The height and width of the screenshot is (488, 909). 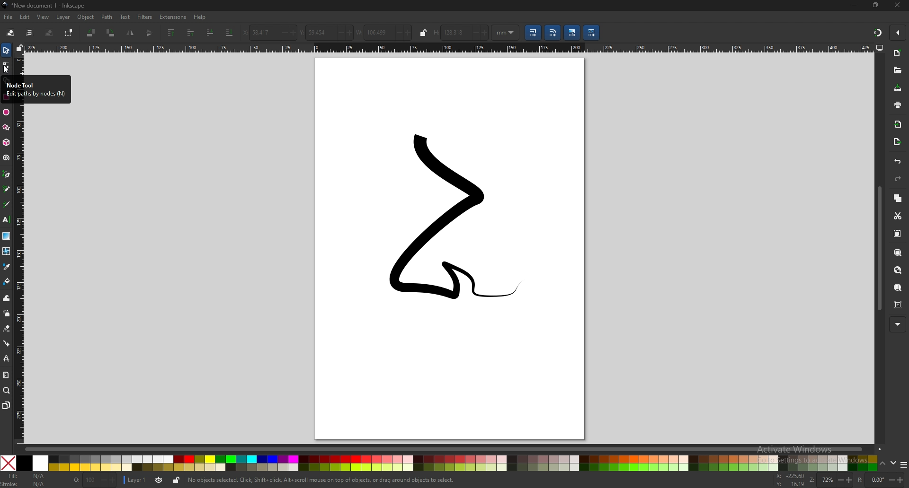 I want to click on calligraphy, so click(x=7, y=204).